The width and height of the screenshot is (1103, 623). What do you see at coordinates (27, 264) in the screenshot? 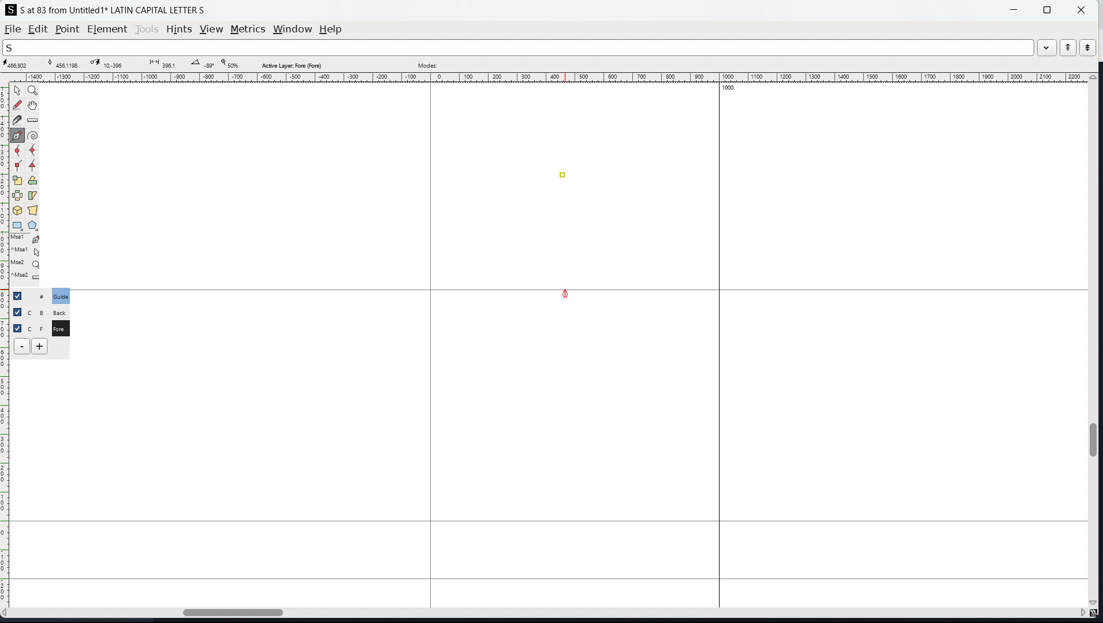
I see `Mse2` at bounding box center [27, 264].